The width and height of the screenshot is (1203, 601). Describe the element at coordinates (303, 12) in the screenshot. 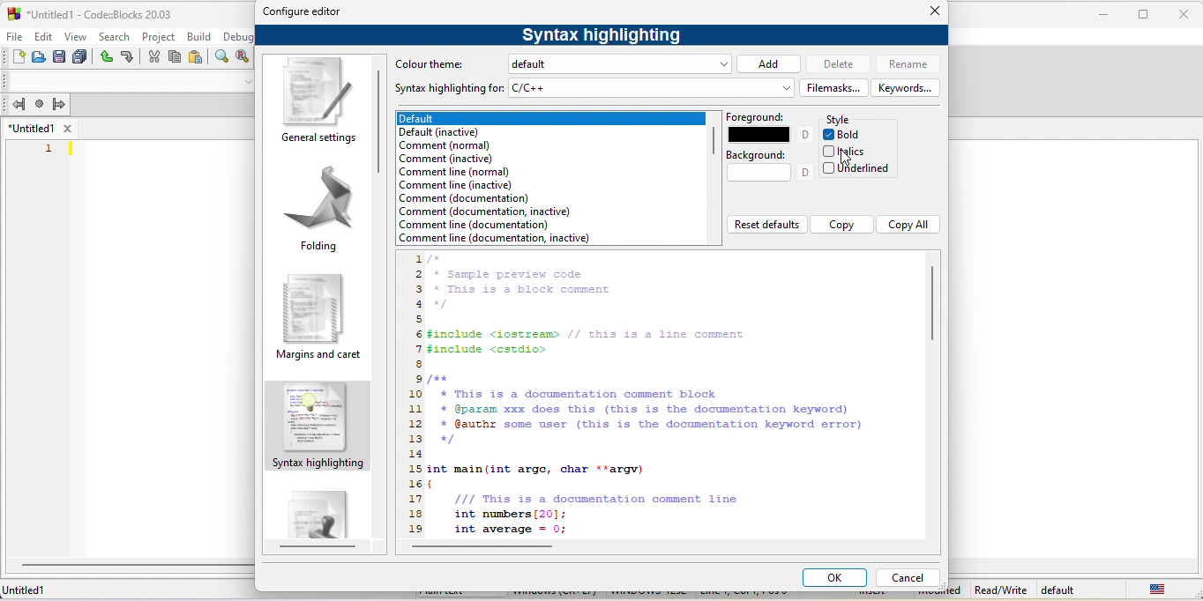

I see `Configure editor` at that location.